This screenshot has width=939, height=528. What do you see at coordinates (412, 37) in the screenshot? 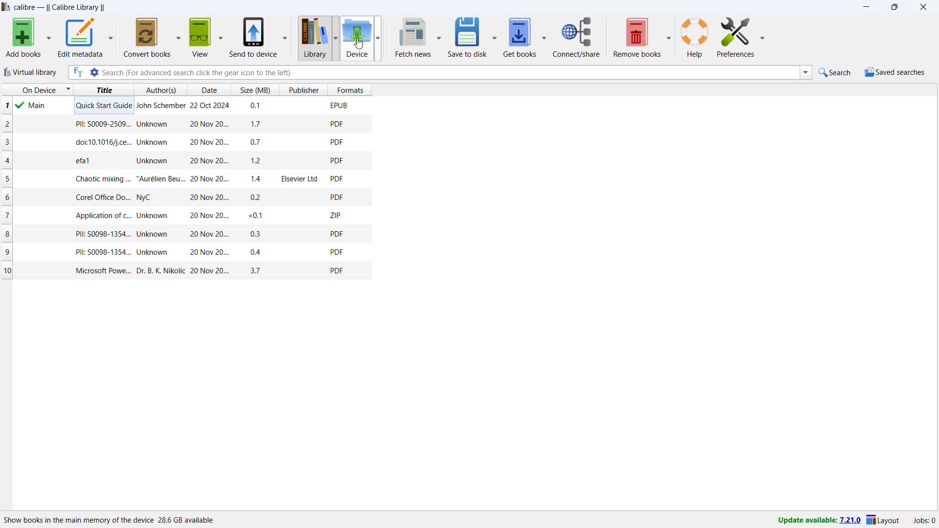
I see `fetch news` at bounding box center [412, 37].